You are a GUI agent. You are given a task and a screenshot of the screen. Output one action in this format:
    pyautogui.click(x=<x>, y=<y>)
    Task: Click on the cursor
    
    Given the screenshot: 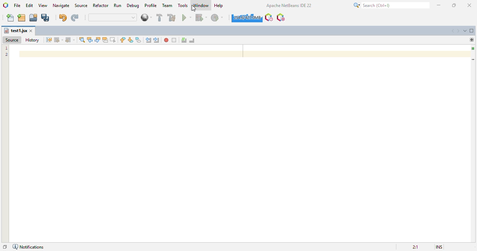 What is the action you would take?
    pyautogui.click(x=193, y=8)
    